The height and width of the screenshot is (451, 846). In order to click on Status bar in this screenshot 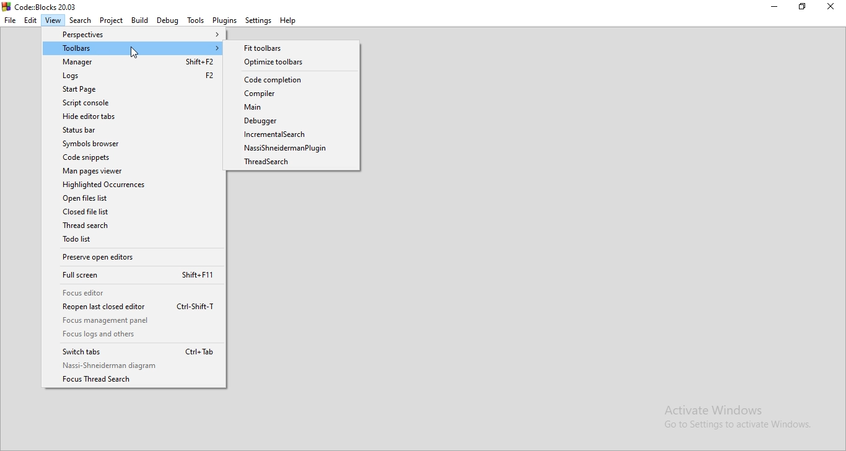, I will do `click(134, 129)`.